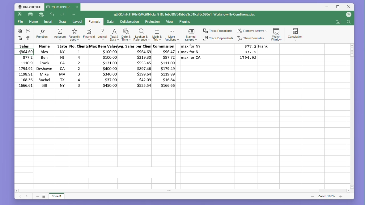 This screenshot has height=205, width=365. What do you see at coordinates (21, 52) in the screenshot?
I see `cursor` at bounding box center [21, 52].